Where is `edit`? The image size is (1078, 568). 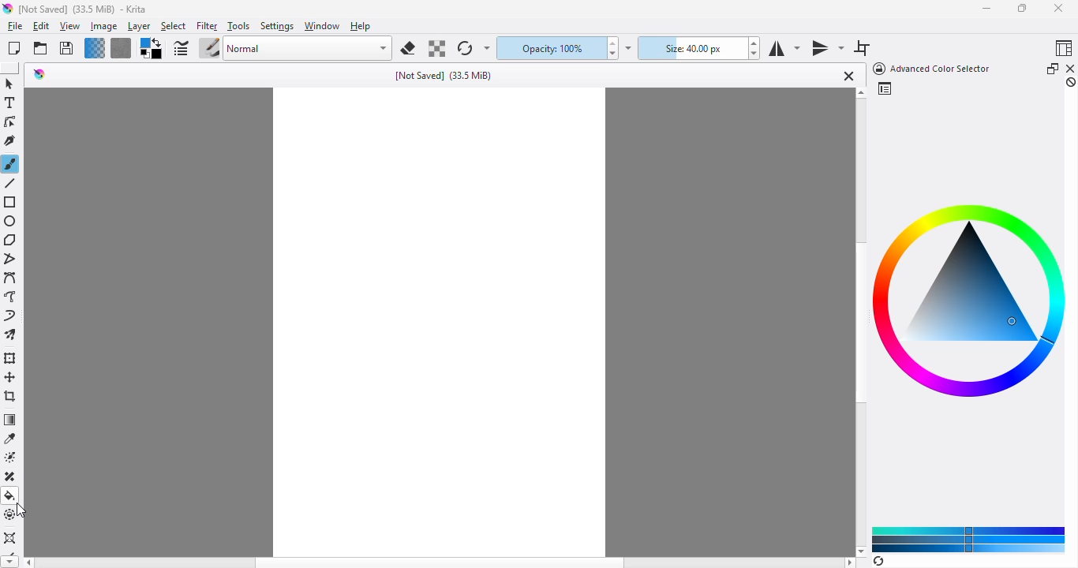
edit is located at coordinates (40, 26).